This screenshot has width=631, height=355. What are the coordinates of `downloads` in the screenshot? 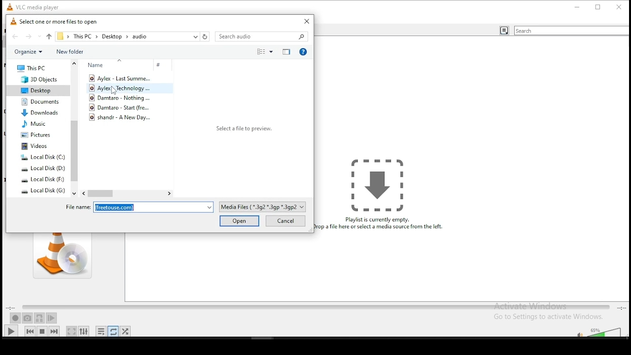 It's located at (39, 112).